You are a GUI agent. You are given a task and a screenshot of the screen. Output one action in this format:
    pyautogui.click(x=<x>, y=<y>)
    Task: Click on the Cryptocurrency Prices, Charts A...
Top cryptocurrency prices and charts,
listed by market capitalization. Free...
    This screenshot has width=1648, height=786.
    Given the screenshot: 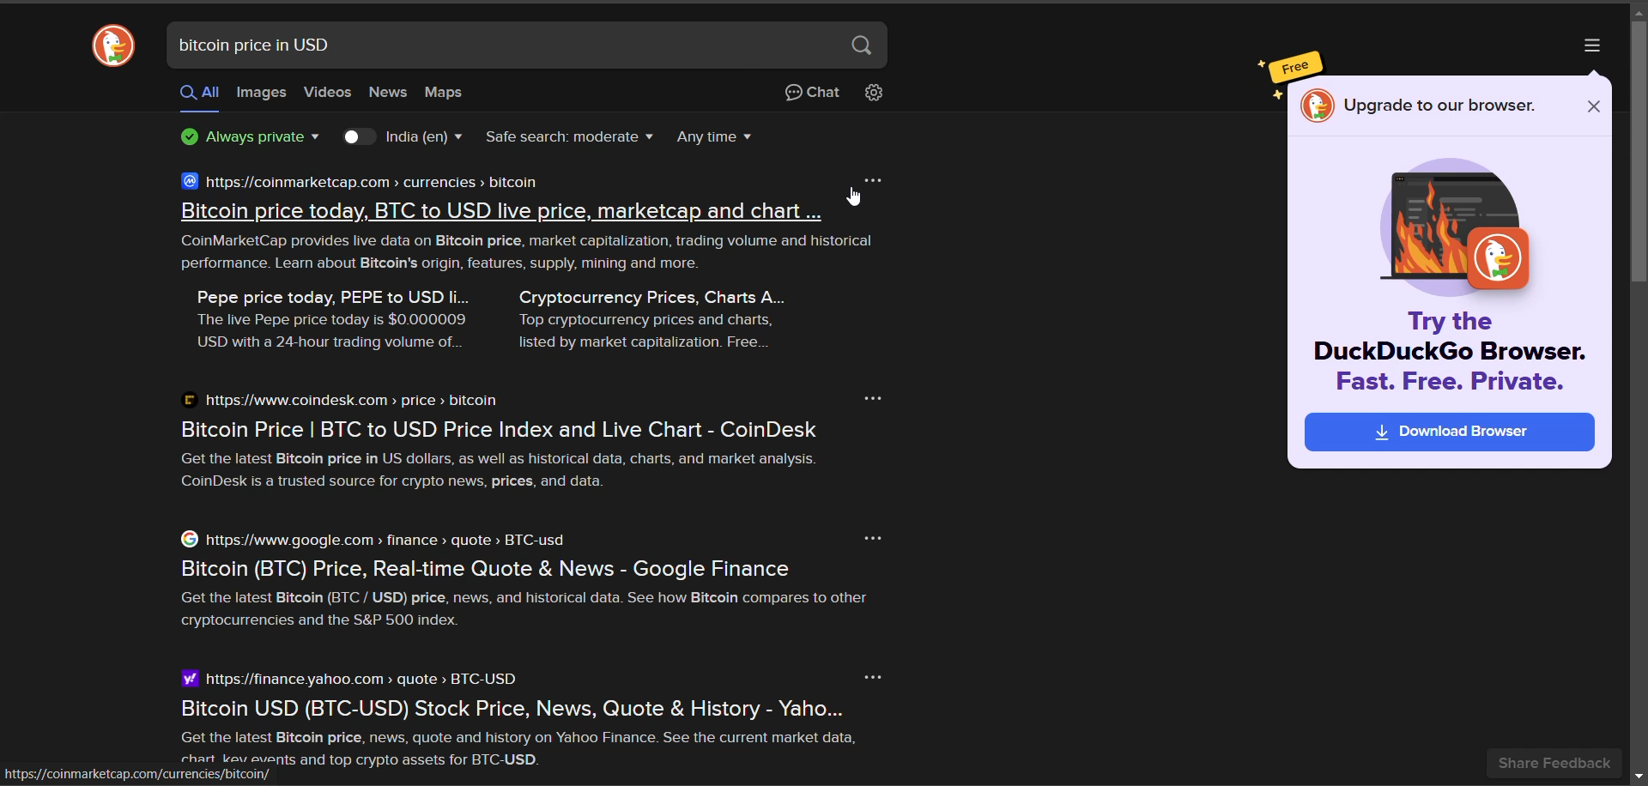 What is the action you would take?
    pyautogui.click(x=657, y=323)
    